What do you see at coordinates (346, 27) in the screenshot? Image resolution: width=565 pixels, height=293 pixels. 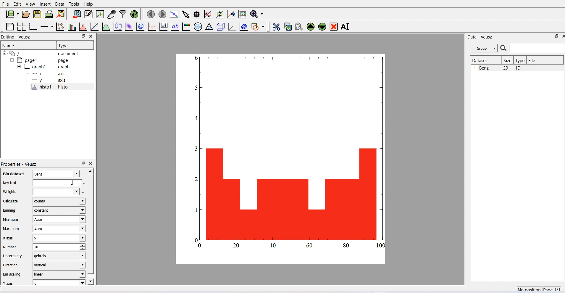 I see `Rename the selected widget` at bounding box center [346, 27].